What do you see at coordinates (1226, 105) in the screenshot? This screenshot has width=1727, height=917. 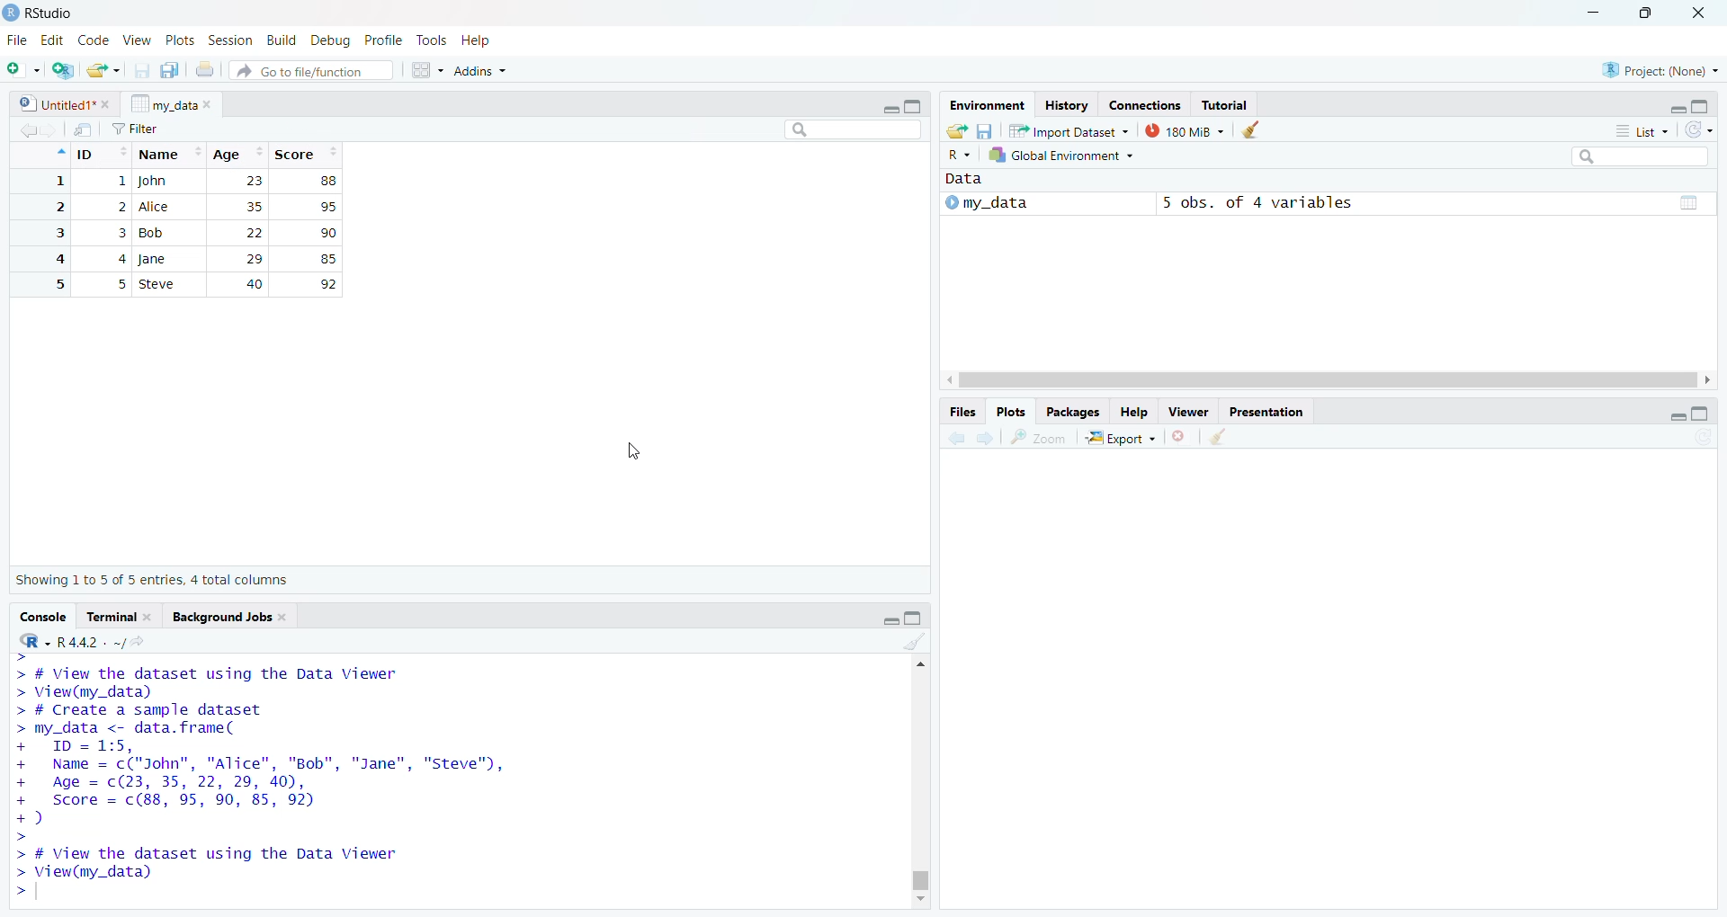 I see `Tutorial` at bounding box center [1226, 105].